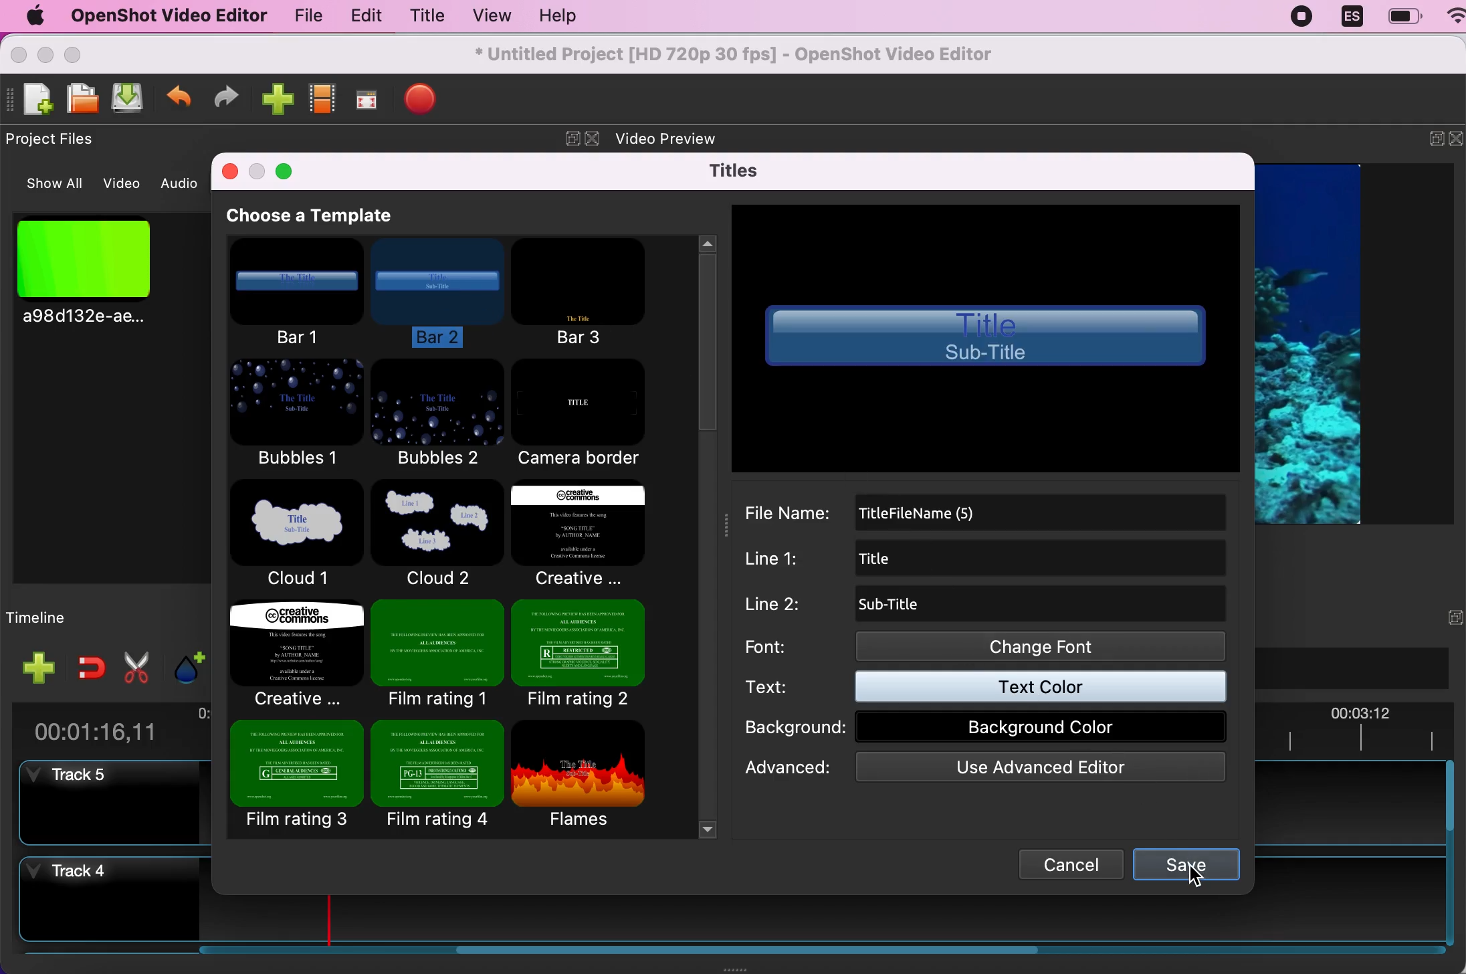 The height and width of the screenshot is (974, 1466). What do you see at coordinates (90, 53) in the screenshot?
I see `maximize` at bounding box center [90, 53].